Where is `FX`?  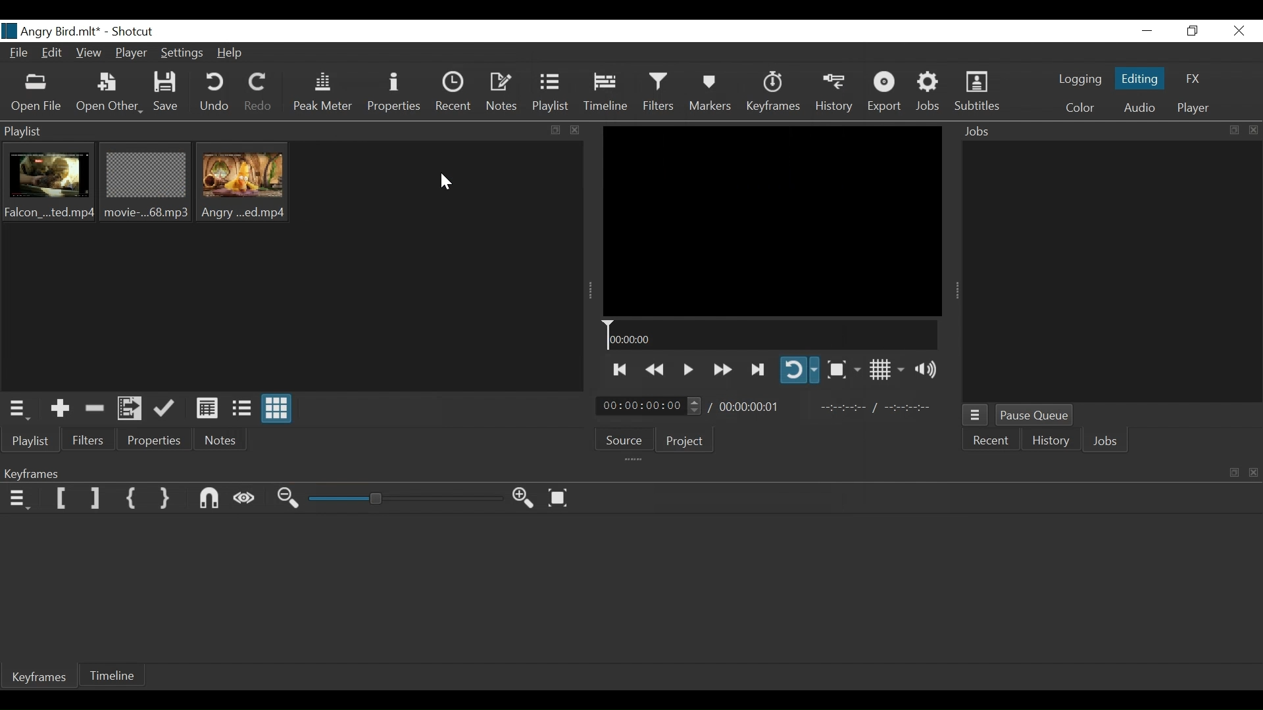 FX is located at coordinates (1197, 78).